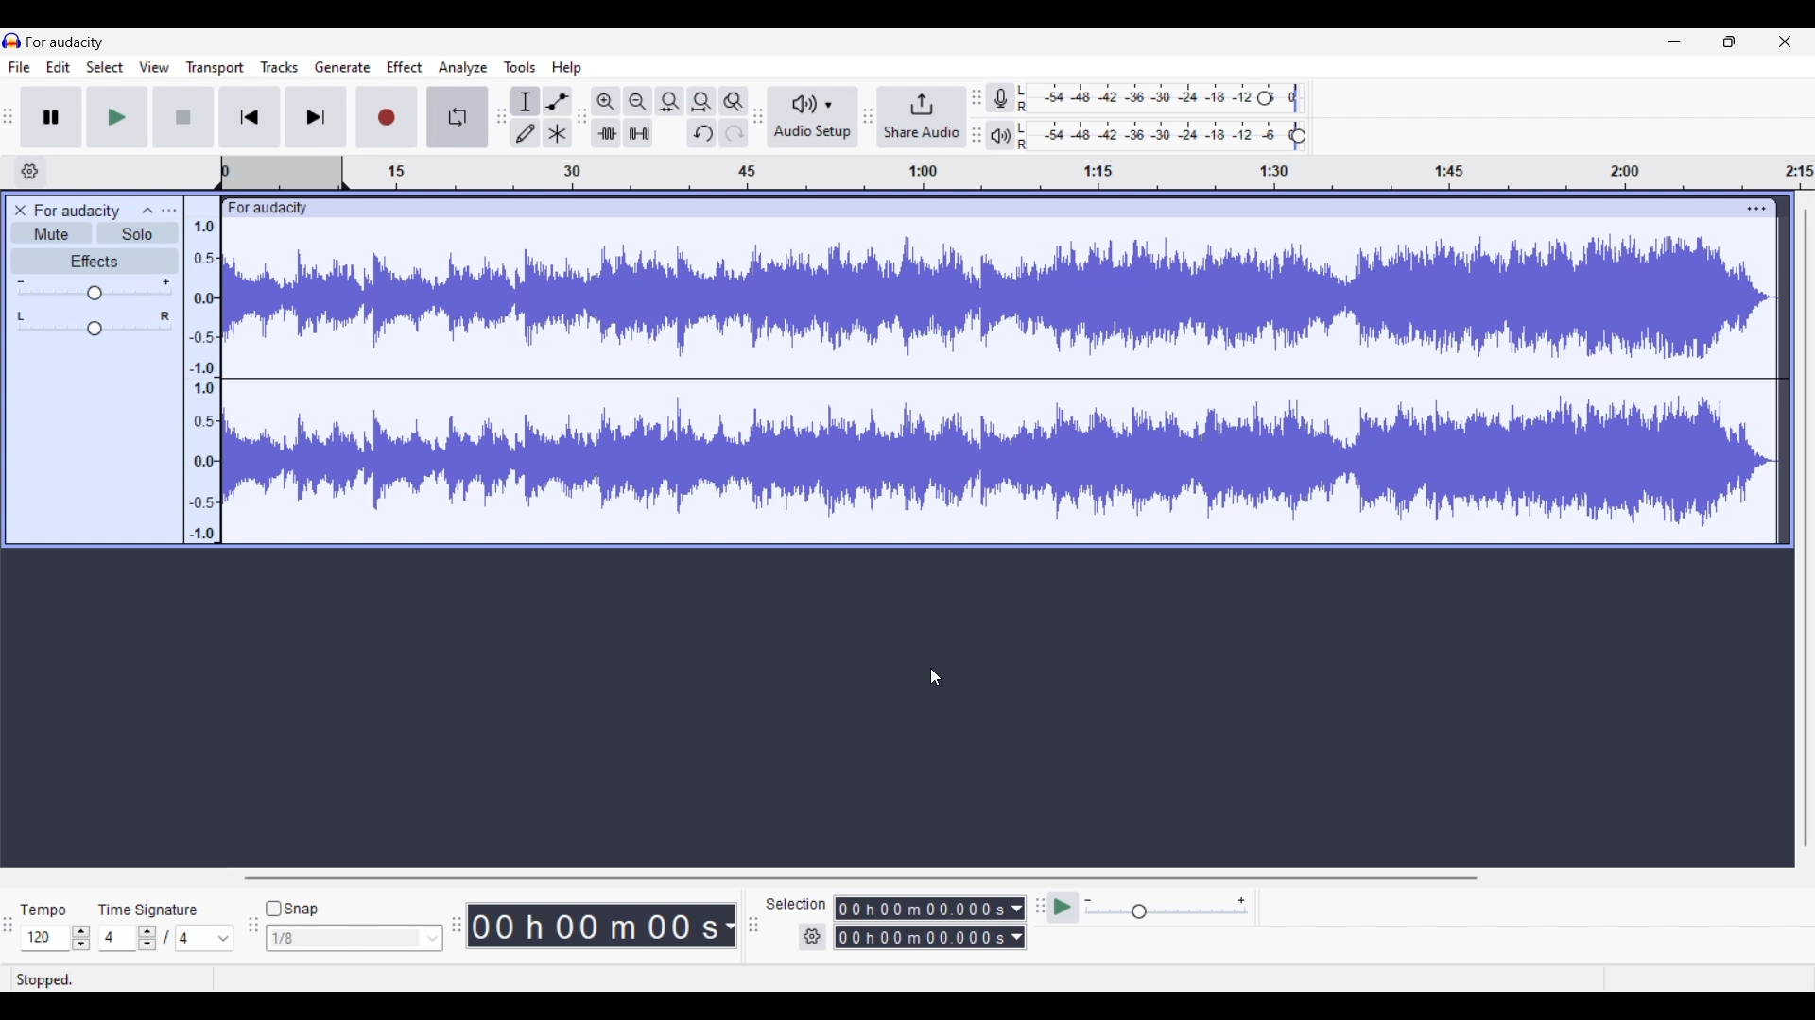 Image resolution: width=1815 pixels, height=1020 pixels. I want to click on Share audio, so click(920, 117).